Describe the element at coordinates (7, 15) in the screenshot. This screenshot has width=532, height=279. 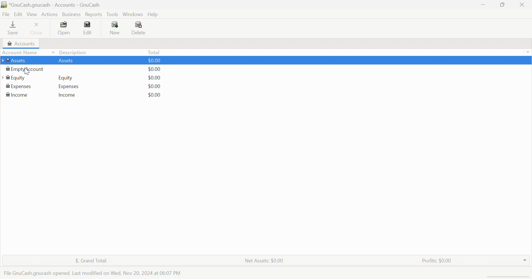
I see `File` at that location.